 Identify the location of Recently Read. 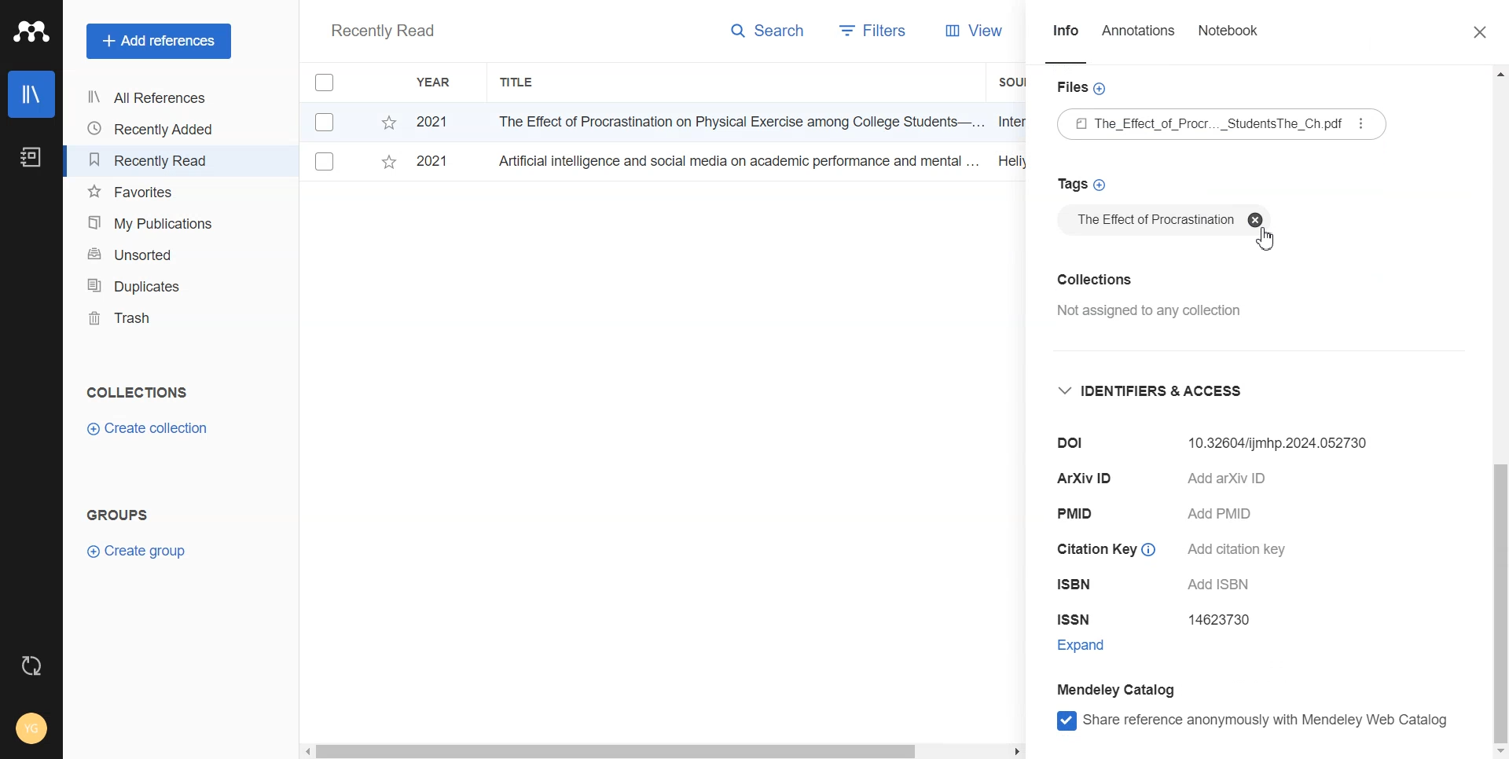
(153, 160).